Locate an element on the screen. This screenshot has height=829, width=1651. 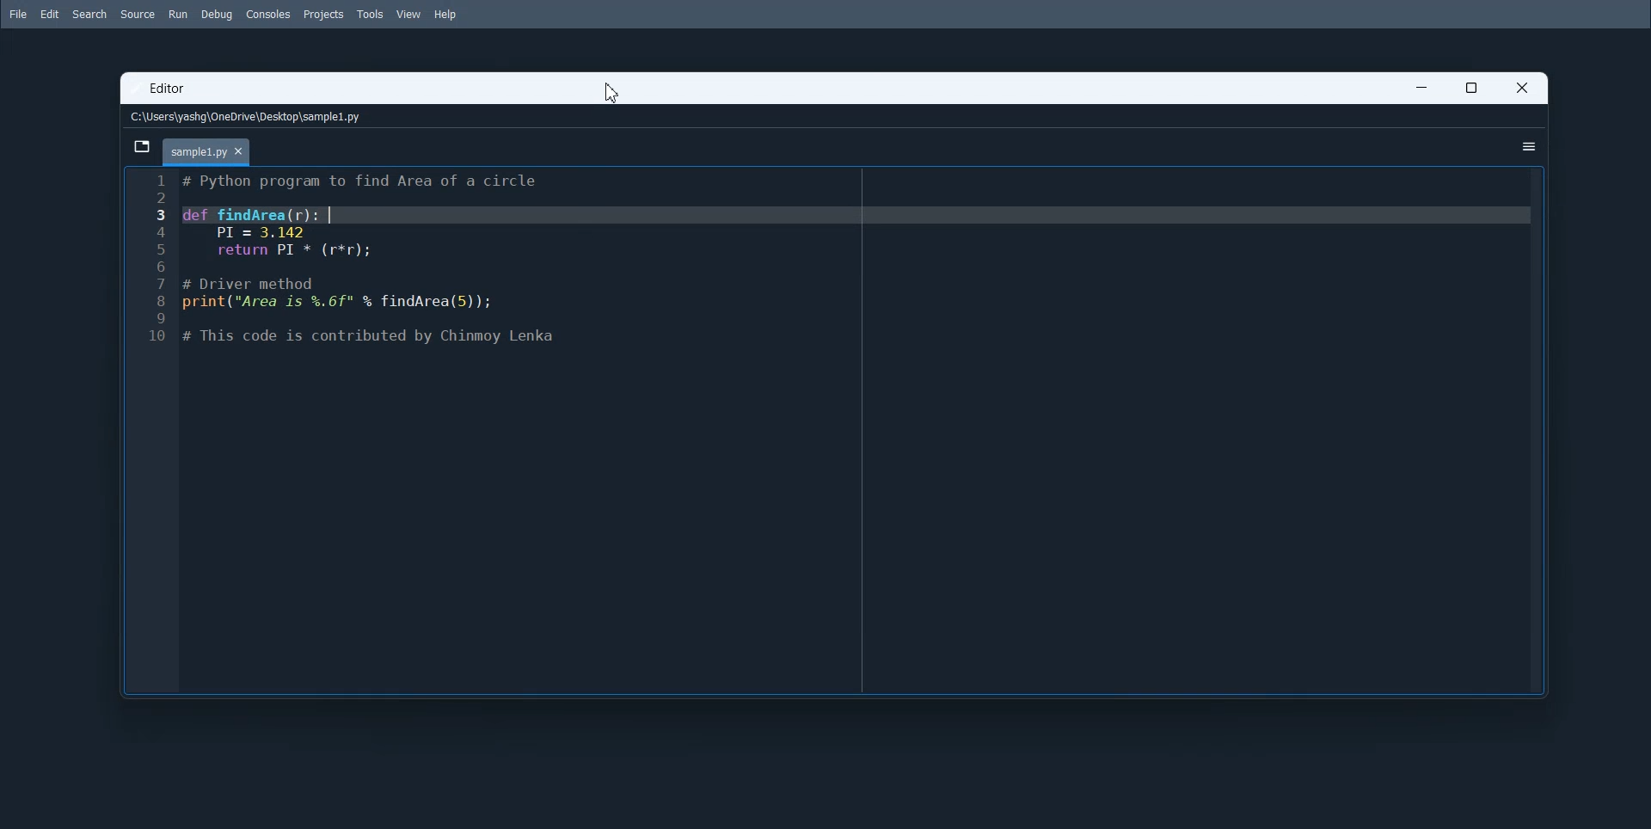
# Function to find the area of a circle def findArea(r):     PI = 3.143     return PI * (r * r)  # Driver method radius = 5  # You can change the value of radius to test with different inputs print("Area is", findArea(radius)) is located at coordinates (857, 431).